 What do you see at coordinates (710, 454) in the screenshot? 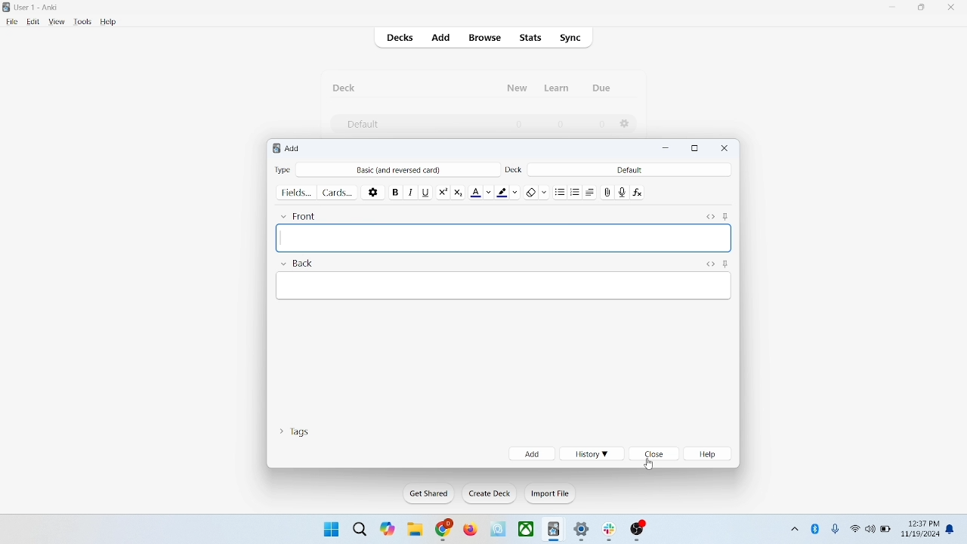
I see `help` at bounding box center [710, 454].